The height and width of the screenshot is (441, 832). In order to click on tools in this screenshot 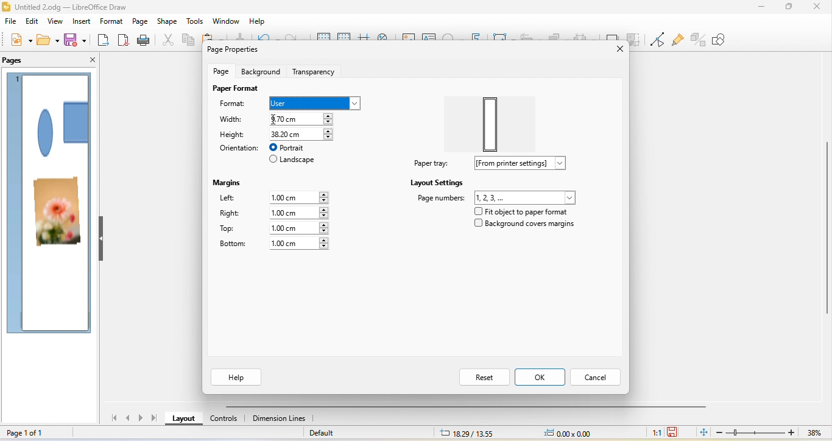, I will do `click(195, 20)`.